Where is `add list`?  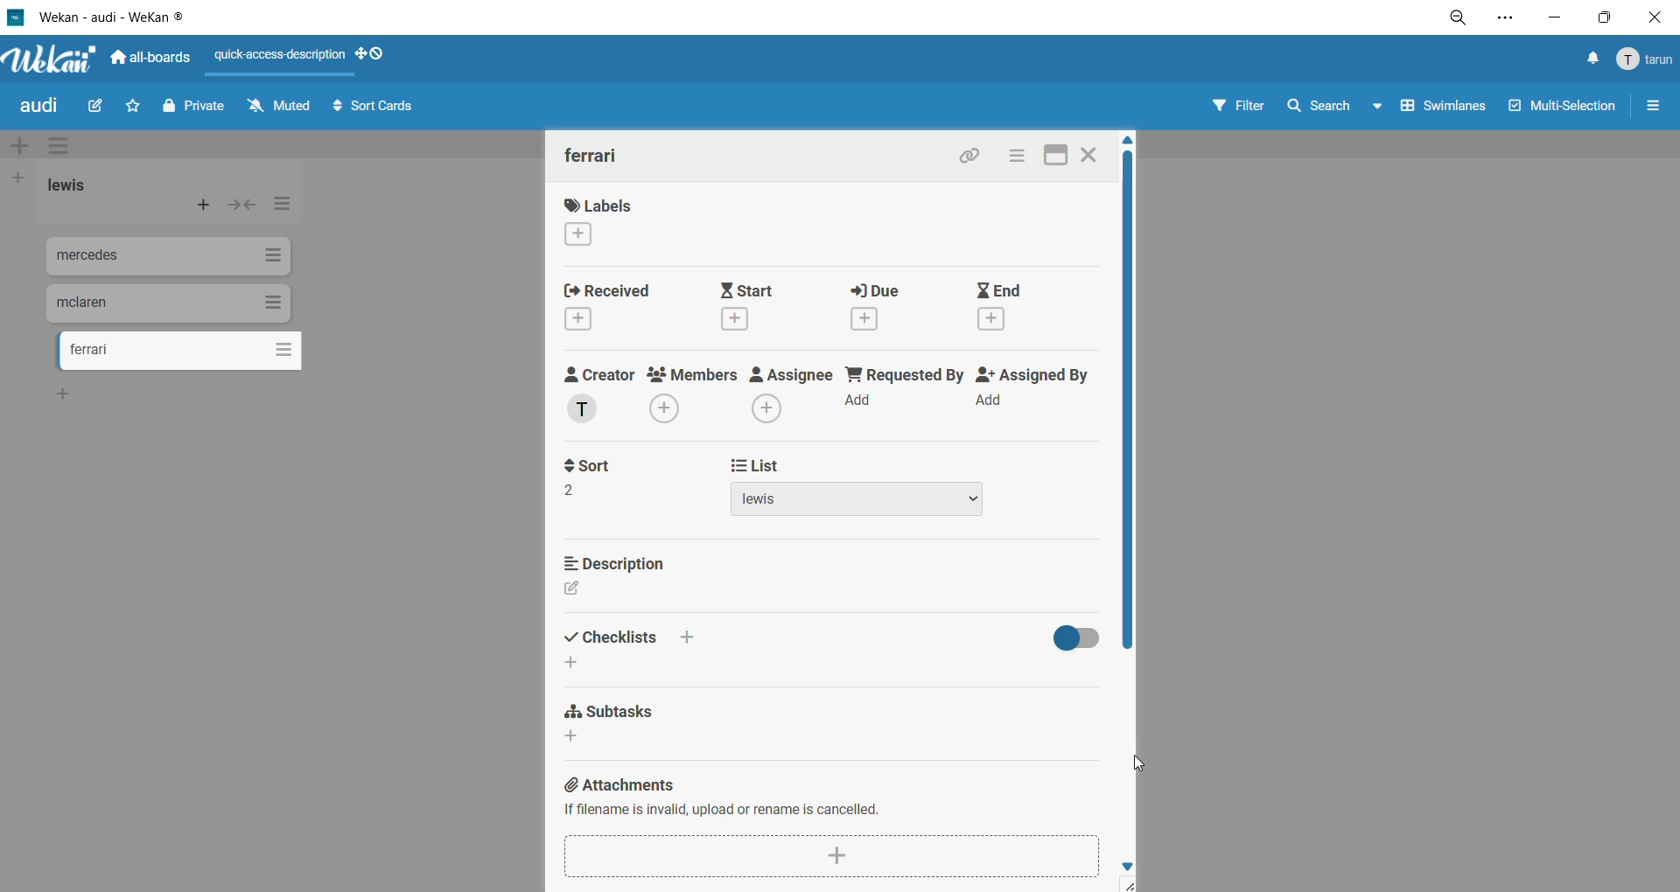
add list is located at coordinates (24, 178).